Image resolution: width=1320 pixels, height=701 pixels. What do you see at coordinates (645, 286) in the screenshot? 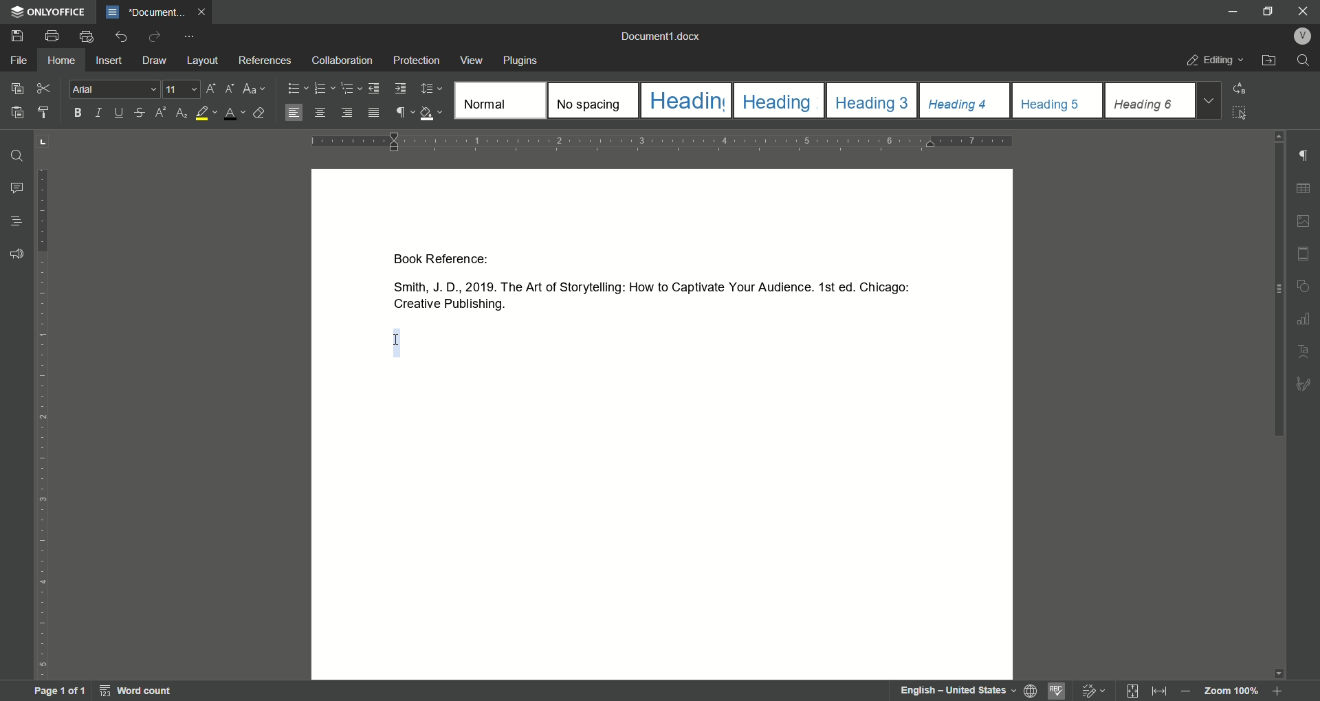
I see `Smith. J. D.. 2019. The Art of Storytelling: How to Captivate Your Audience. 1st aid: CHicago` at bounding box center [645, 286].